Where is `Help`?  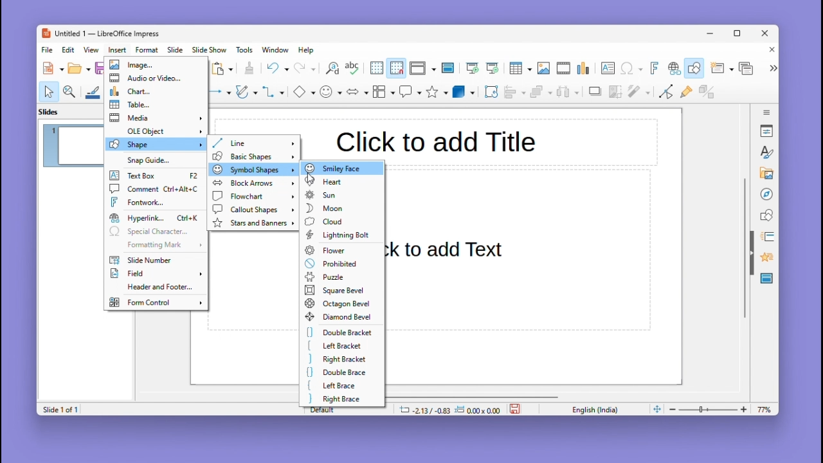
Help is located at coordinates (307, 50).